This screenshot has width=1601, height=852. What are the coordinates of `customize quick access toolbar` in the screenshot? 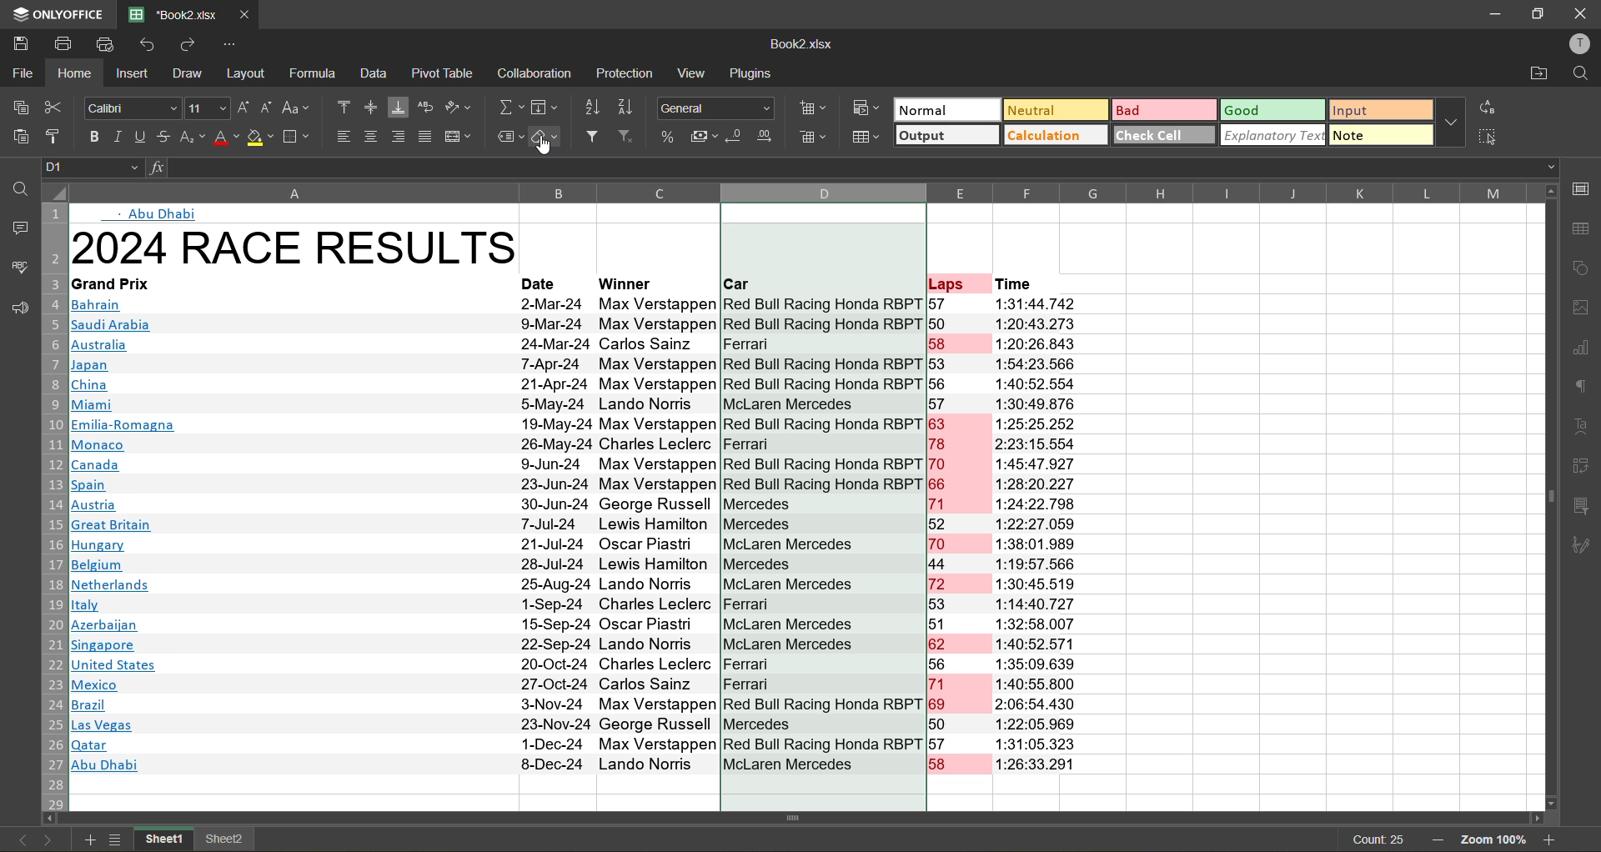 It's located at (235, 44).